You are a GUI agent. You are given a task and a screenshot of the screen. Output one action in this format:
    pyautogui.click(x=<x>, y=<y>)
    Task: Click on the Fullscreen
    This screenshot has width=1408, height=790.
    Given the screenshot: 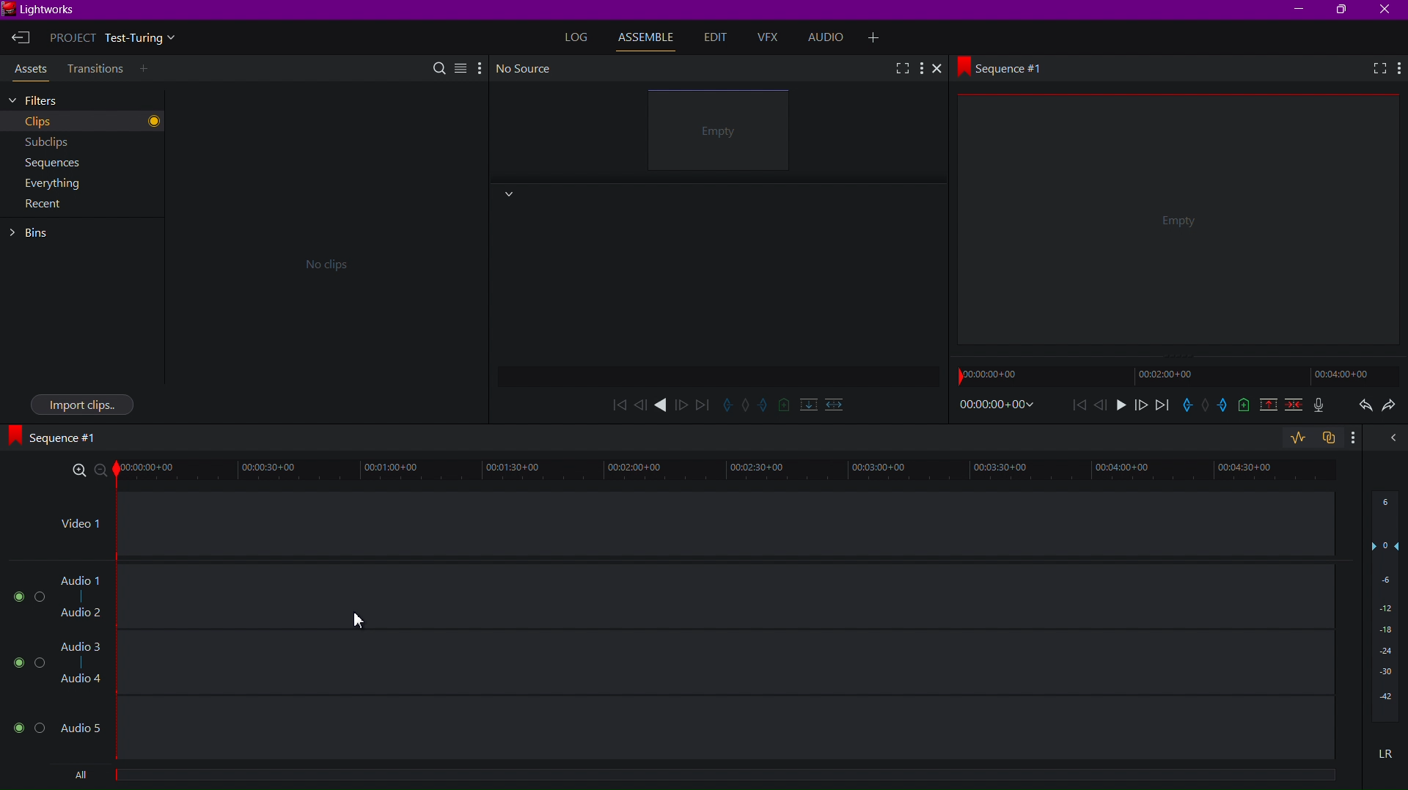 What is the action you would take?
    pyautogui.click(x=901, y=67)
    